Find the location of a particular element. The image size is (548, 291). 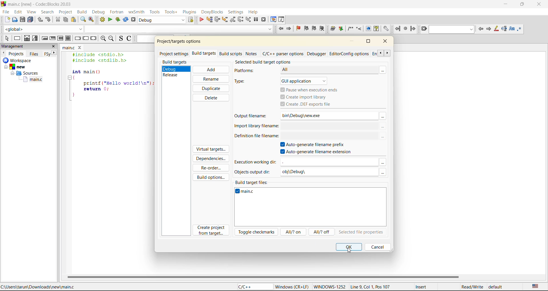

editor/config options is located at coordinates (352, 54).